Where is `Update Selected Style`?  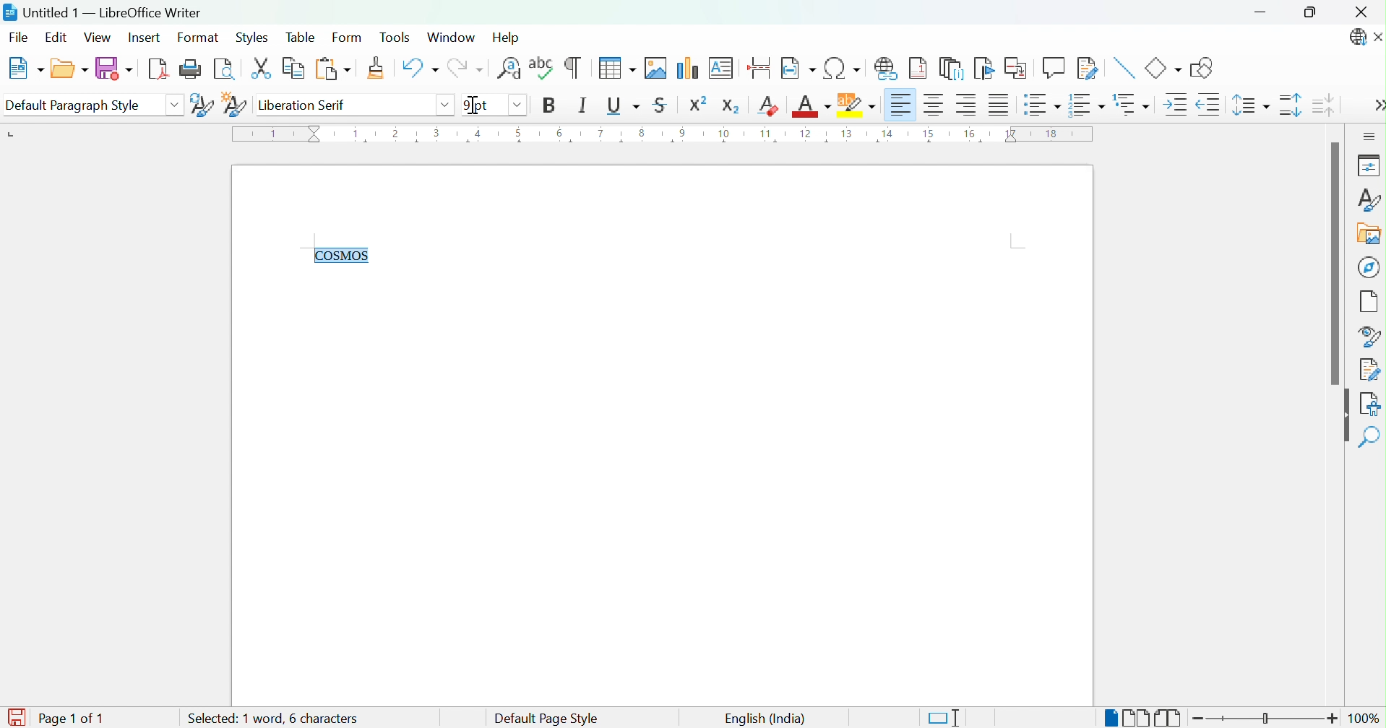
Update Selected Style is located at coordinates (200, 104).